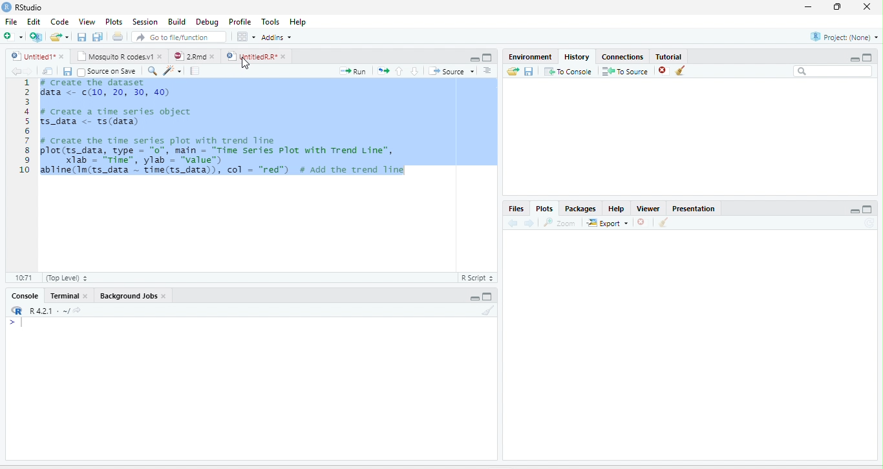  I want to click on Go forward to next source location, so click(28, 71).